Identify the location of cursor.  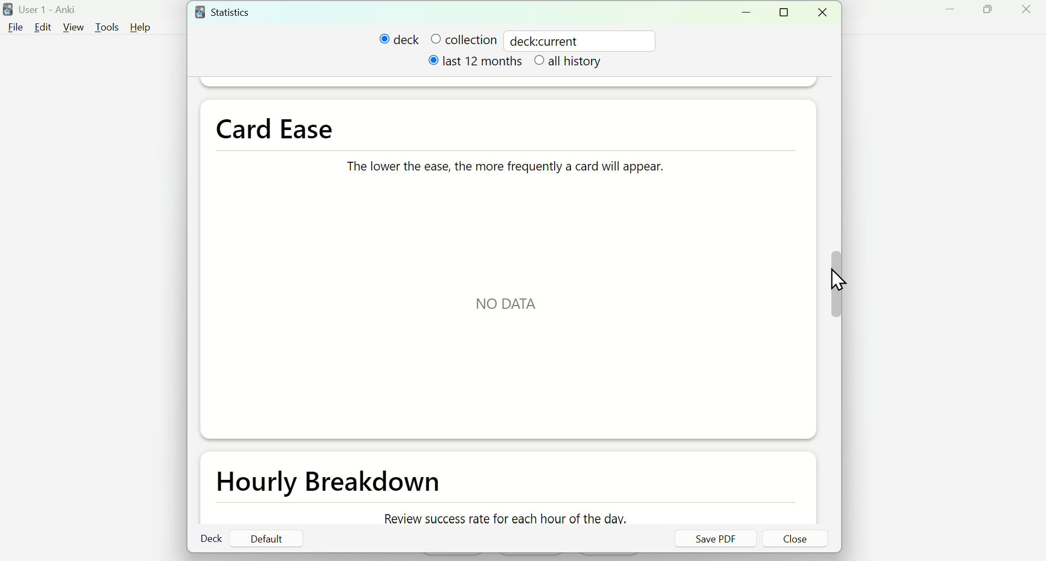
(842, 283).